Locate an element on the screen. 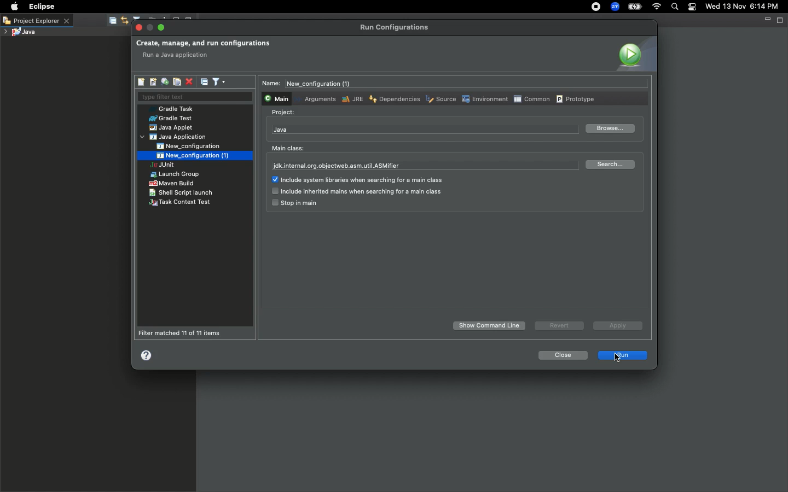 Image resolution: width=788 pixels, height=492 pixels. Charge is located at coordinates (635, 8).